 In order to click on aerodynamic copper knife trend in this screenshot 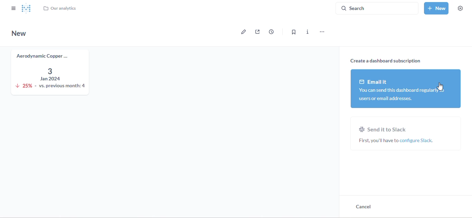, I will do `click(49, 71)`.